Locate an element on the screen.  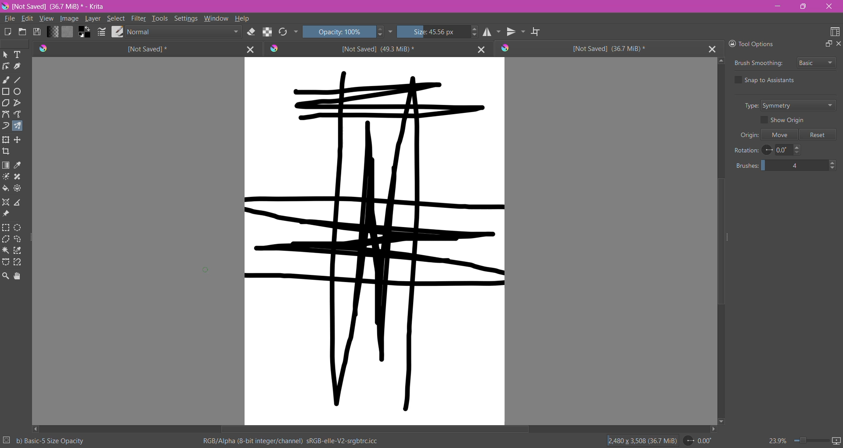
Fill a contagious area of color with a color, or a fill selection is located at coordinates (6, 188).